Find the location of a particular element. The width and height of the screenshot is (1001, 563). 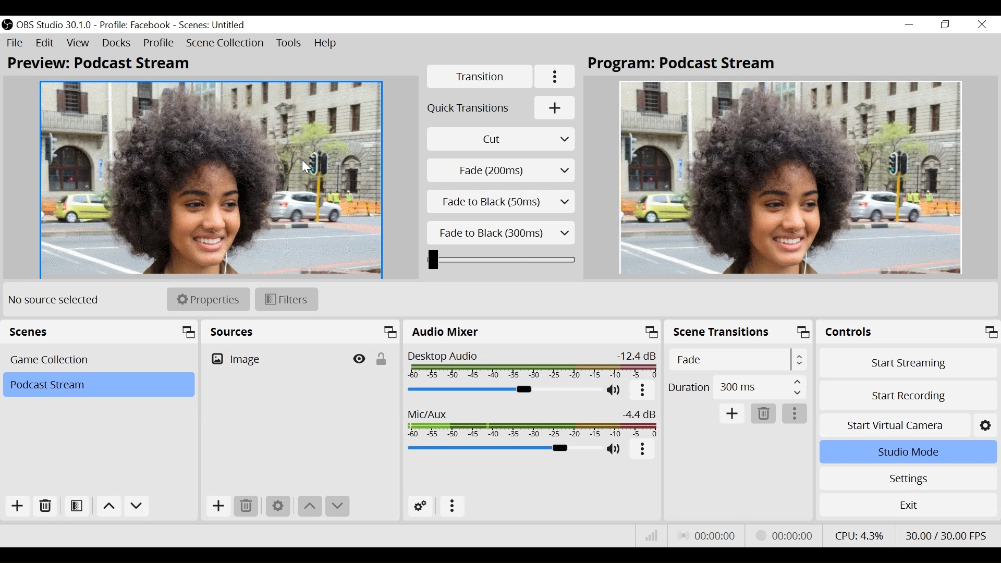

Select Scene Transition is located at coordinates (502, 170).